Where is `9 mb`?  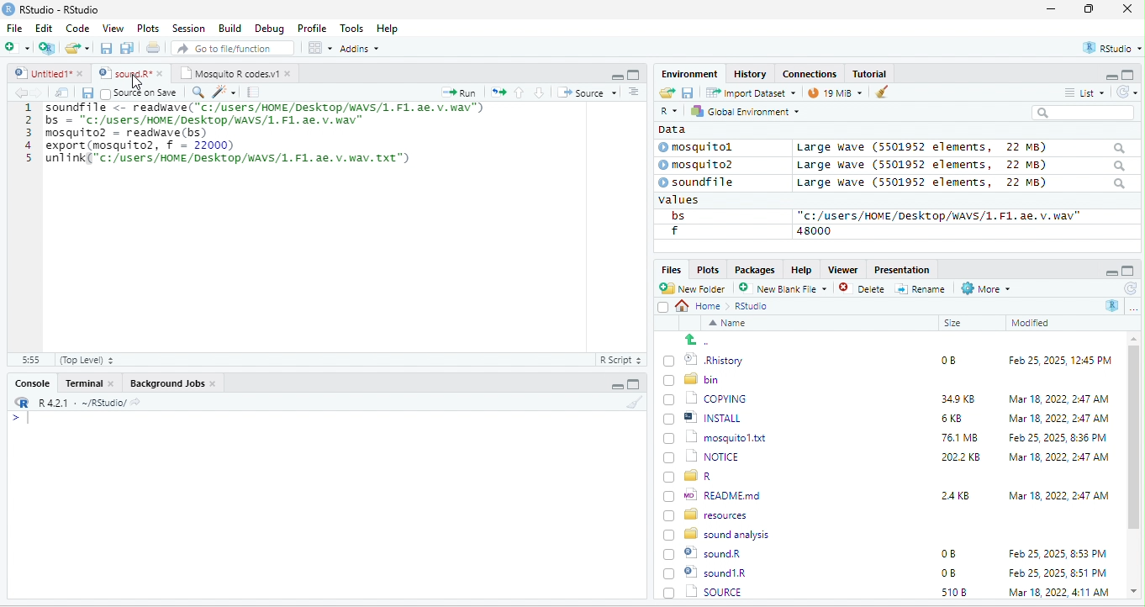 9 mb is located at coordinates (835, 94).